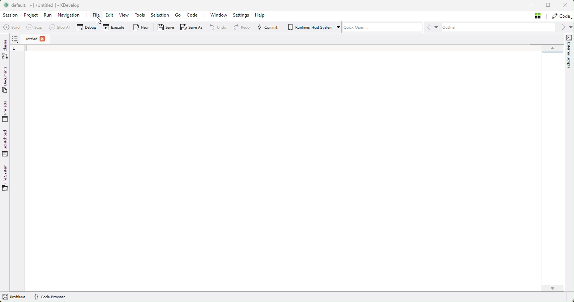 This screenshot has width=574, height=302. What do you see at coordinates (12, 27) in the screenshot?
I see `Build` at bounding box center [12, 27].